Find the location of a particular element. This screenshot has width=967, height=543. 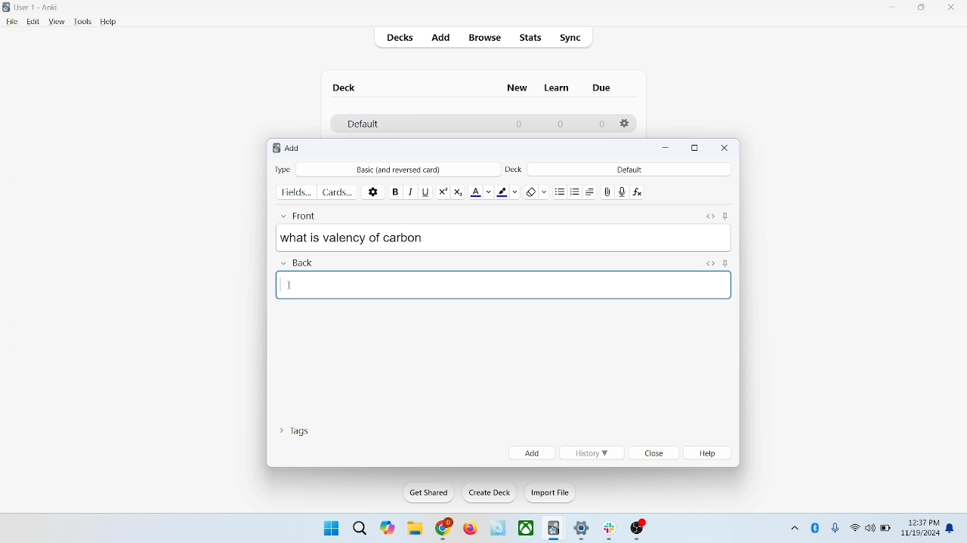

default is located at coordinates (362, 124).